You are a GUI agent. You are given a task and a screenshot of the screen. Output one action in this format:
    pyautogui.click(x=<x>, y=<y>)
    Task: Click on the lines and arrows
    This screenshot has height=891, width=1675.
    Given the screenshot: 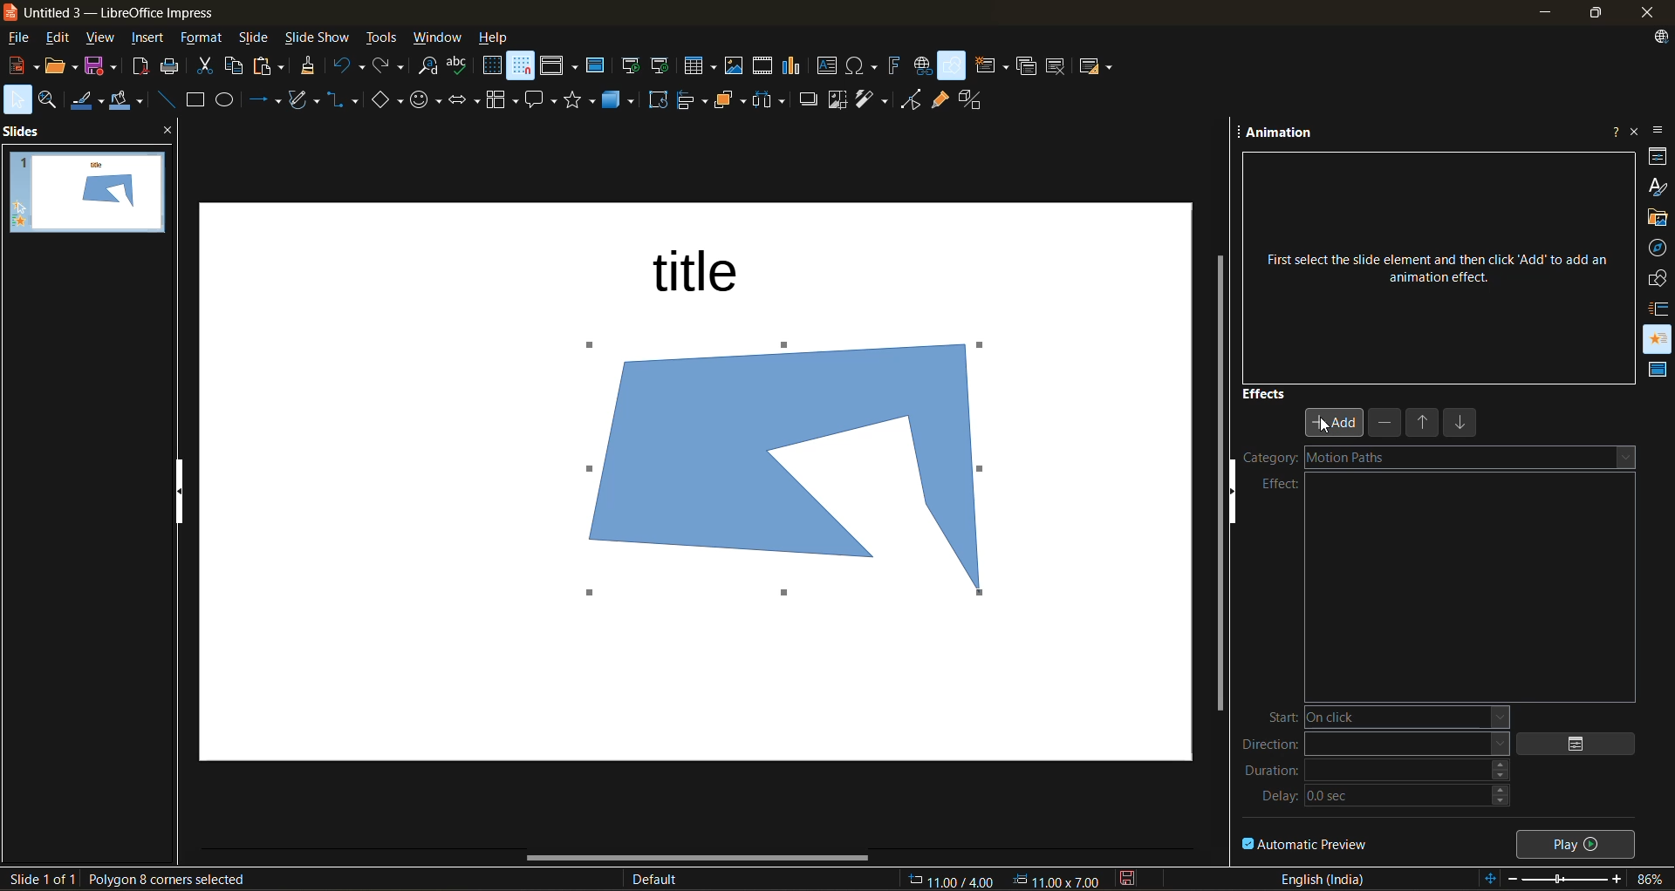 What is the action you would take?
    pyautogui.click(x=262, y=100)
    